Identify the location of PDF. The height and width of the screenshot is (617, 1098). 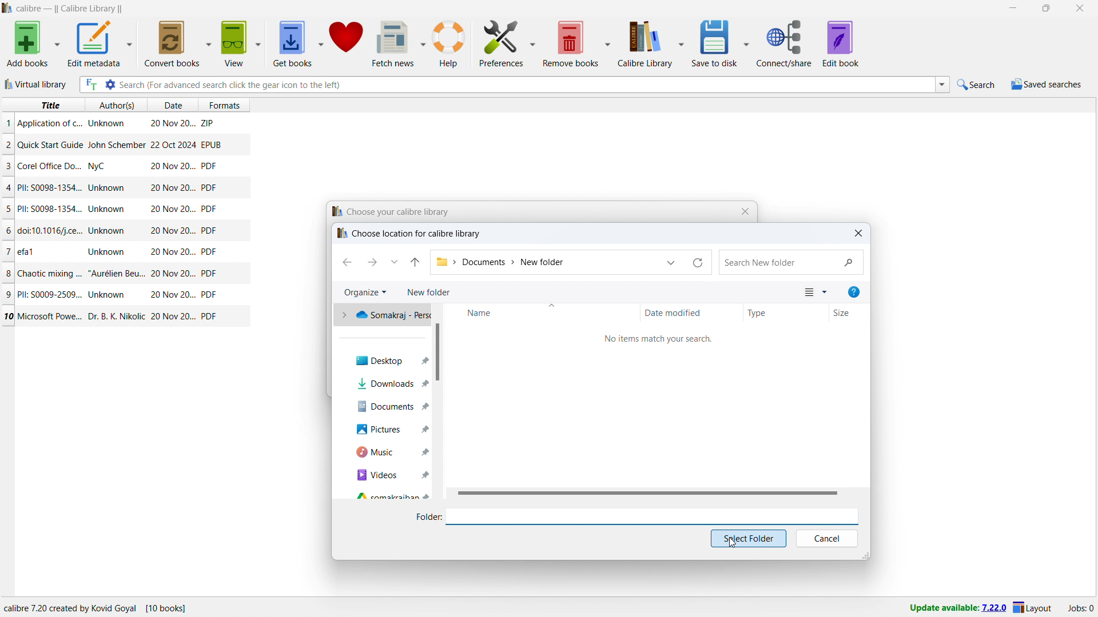
(209, 295).